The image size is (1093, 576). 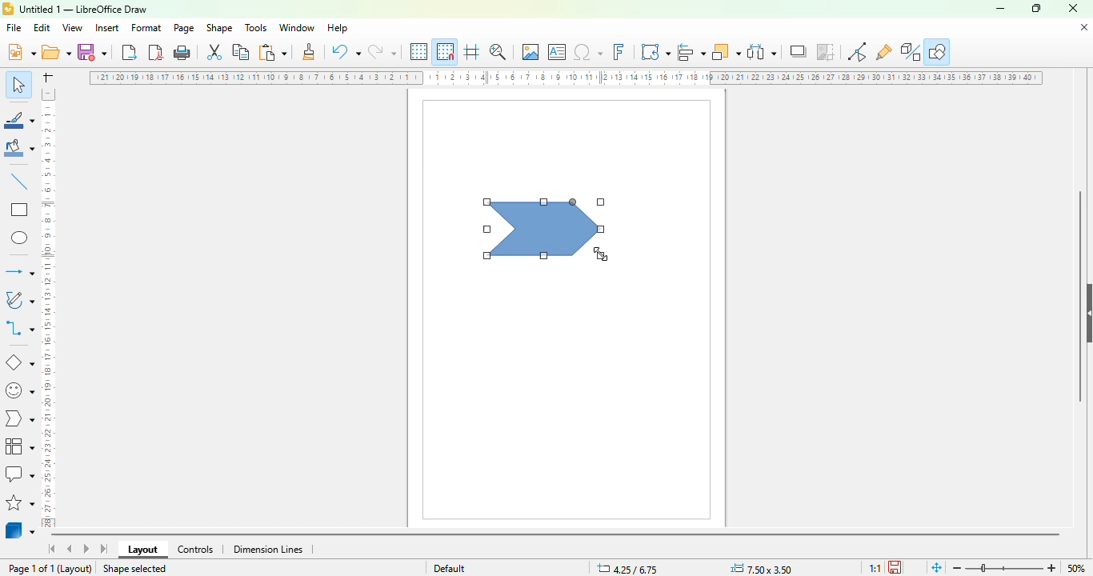 What do you see at coordinates (92, 52) in the screenshot?
I see `save` at bounding box center [92, 52].